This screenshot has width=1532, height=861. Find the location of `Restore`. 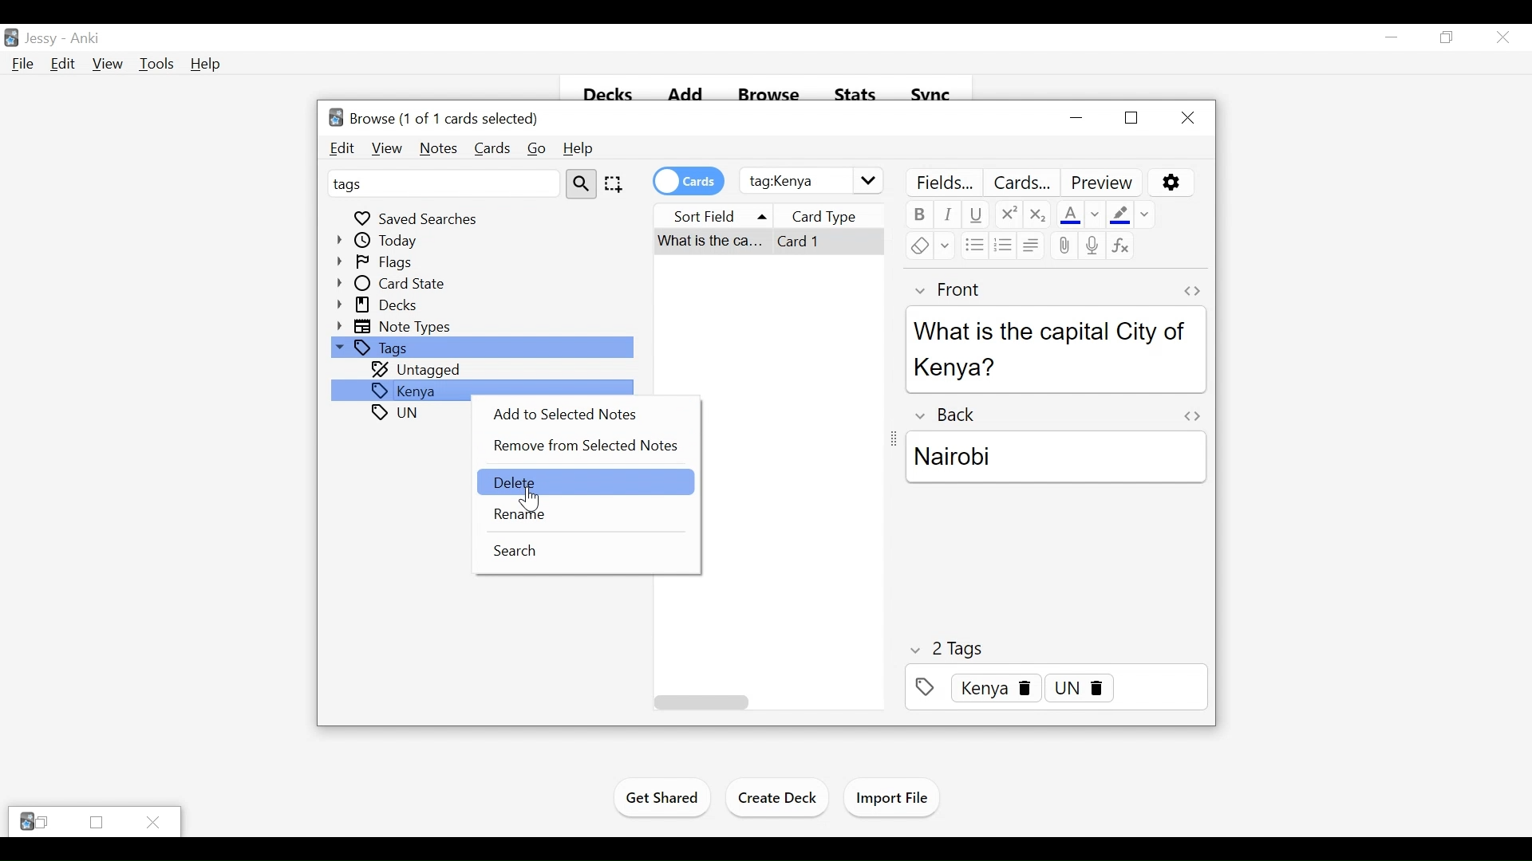

Restore is located at coordinates (1445, 37).